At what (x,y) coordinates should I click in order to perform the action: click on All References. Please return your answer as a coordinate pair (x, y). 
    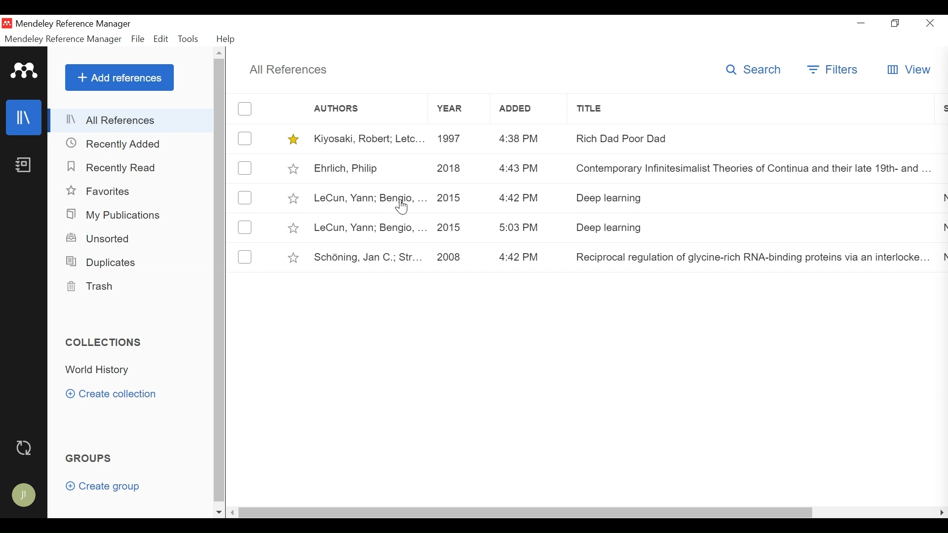
    Looking at the image, I should click on (289, 70).